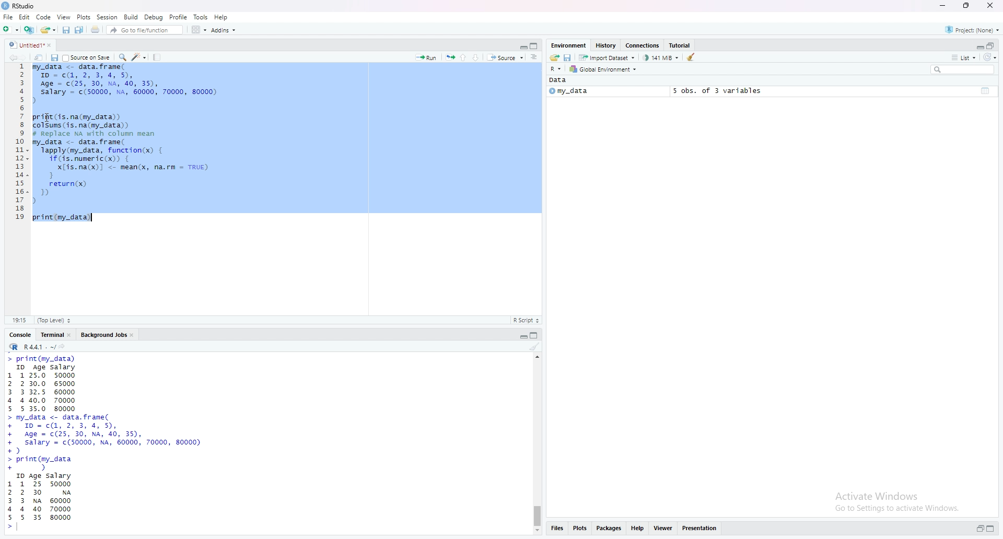 This screenshot has width=1003, height=539. Describe the element at coordinates (11, 30) in the screenshot. I see `new file` at that location.